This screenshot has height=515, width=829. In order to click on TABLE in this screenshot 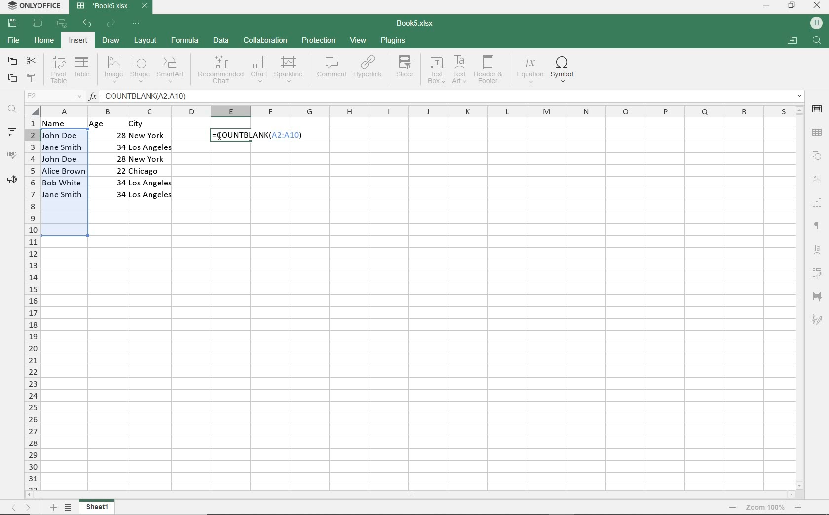, I will do `click(818, 133)`.